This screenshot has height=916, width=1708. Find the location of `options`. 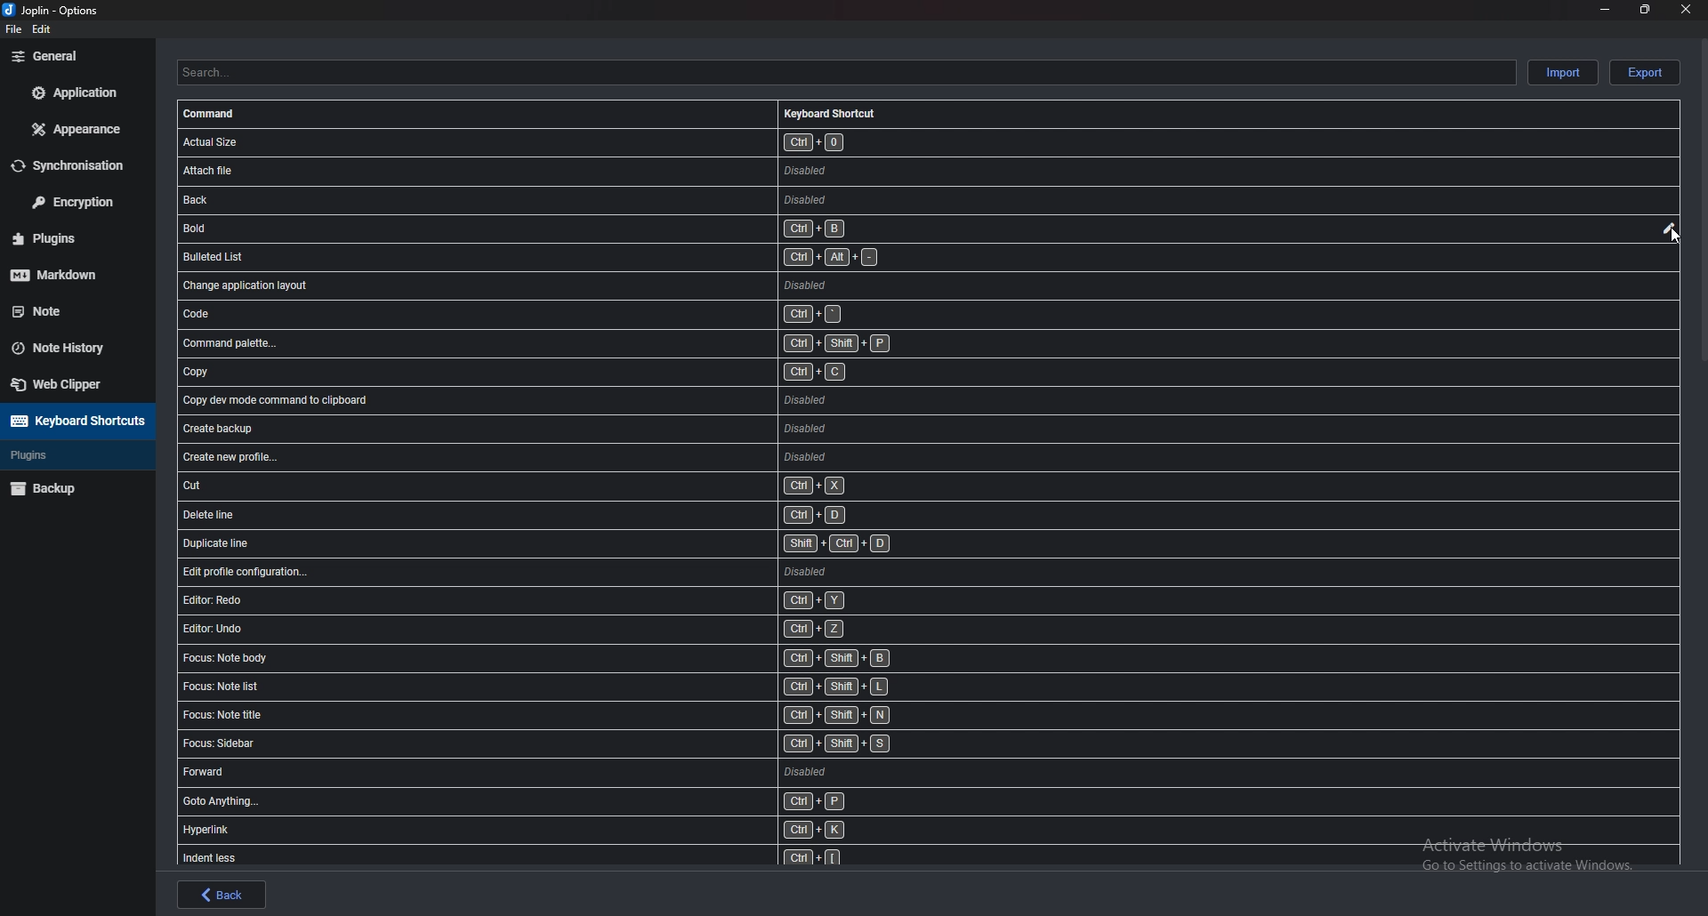

options is located at coordinates (53, 10).